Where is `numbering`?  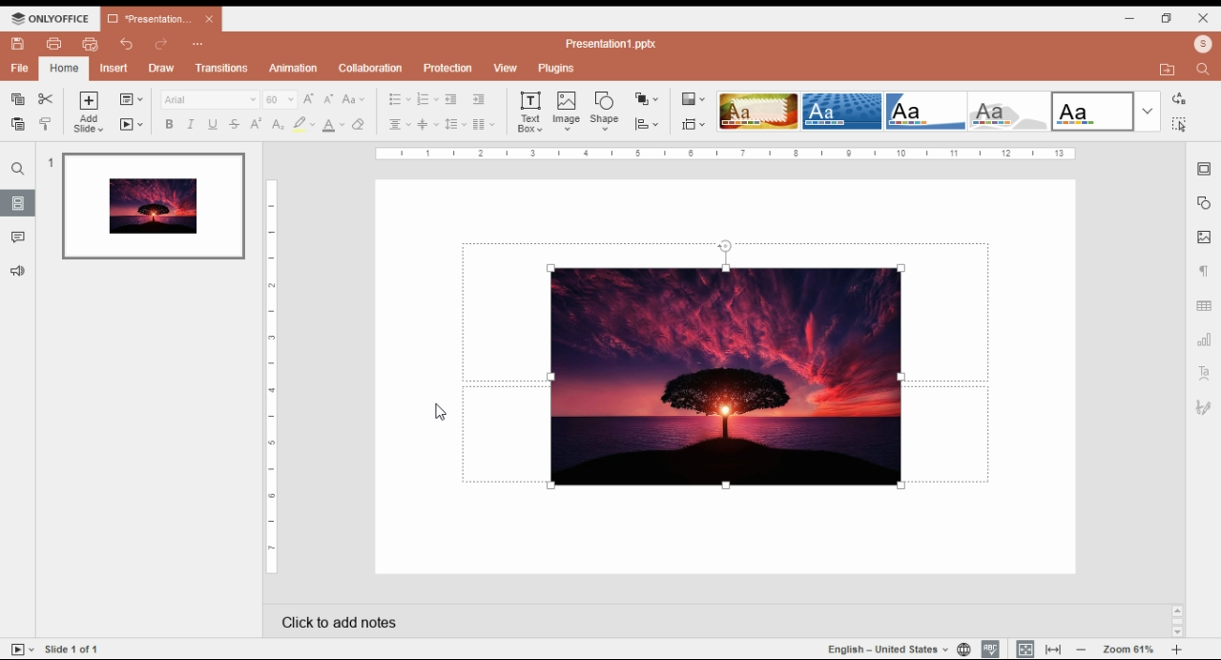 numbering is located at coordinates (426, 99).